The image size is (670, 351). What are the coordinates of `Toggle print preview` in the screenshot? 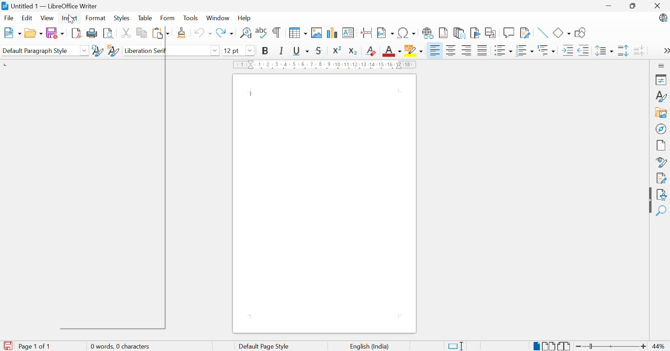 It's located at (110, 33).